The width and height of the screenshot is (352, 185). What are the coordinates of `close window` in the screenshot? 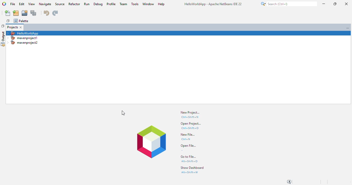 It's located at (21, 27).